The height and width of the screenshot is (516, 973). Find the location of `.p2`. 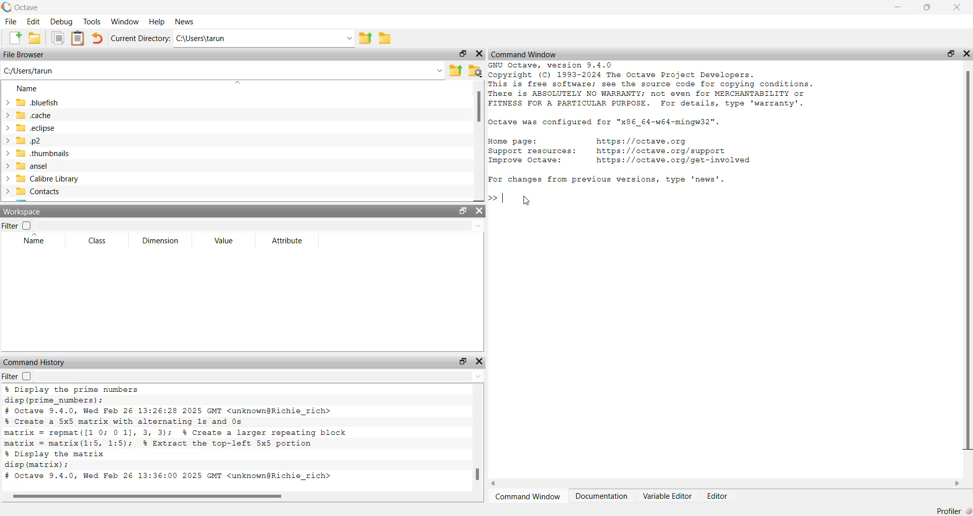

.p2 is located at coordinates (46, 141).